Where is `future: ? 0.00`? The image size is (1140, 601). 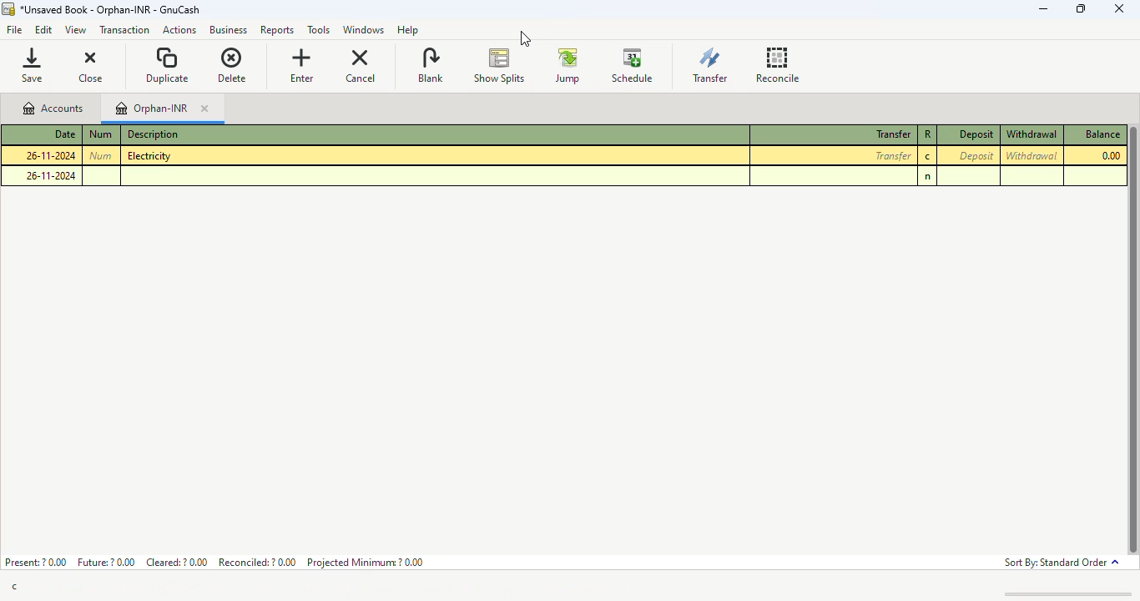
future: ? 0.00 is located at coordinates (107, 562).